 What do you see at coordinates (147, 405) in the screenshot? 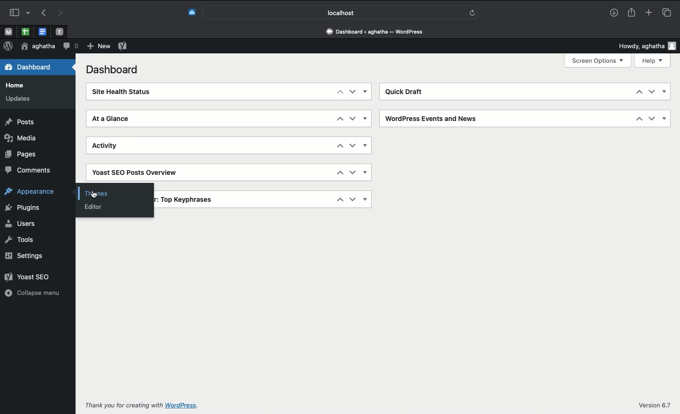
I see `Thank you for creating with wordpress` at bounding box center [147, 405].